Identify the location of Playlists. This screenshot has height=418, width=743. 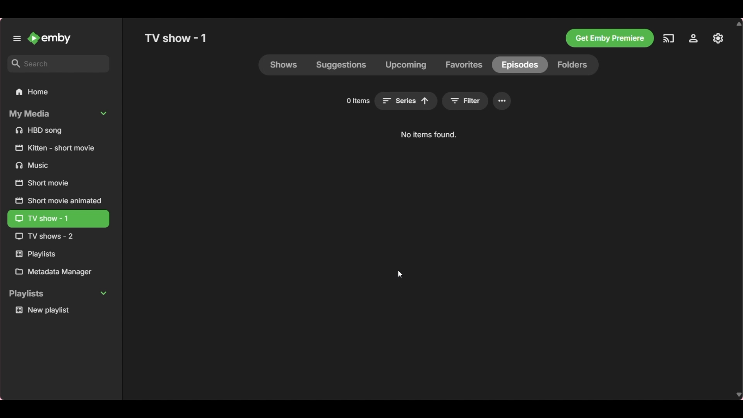
(58, 254).